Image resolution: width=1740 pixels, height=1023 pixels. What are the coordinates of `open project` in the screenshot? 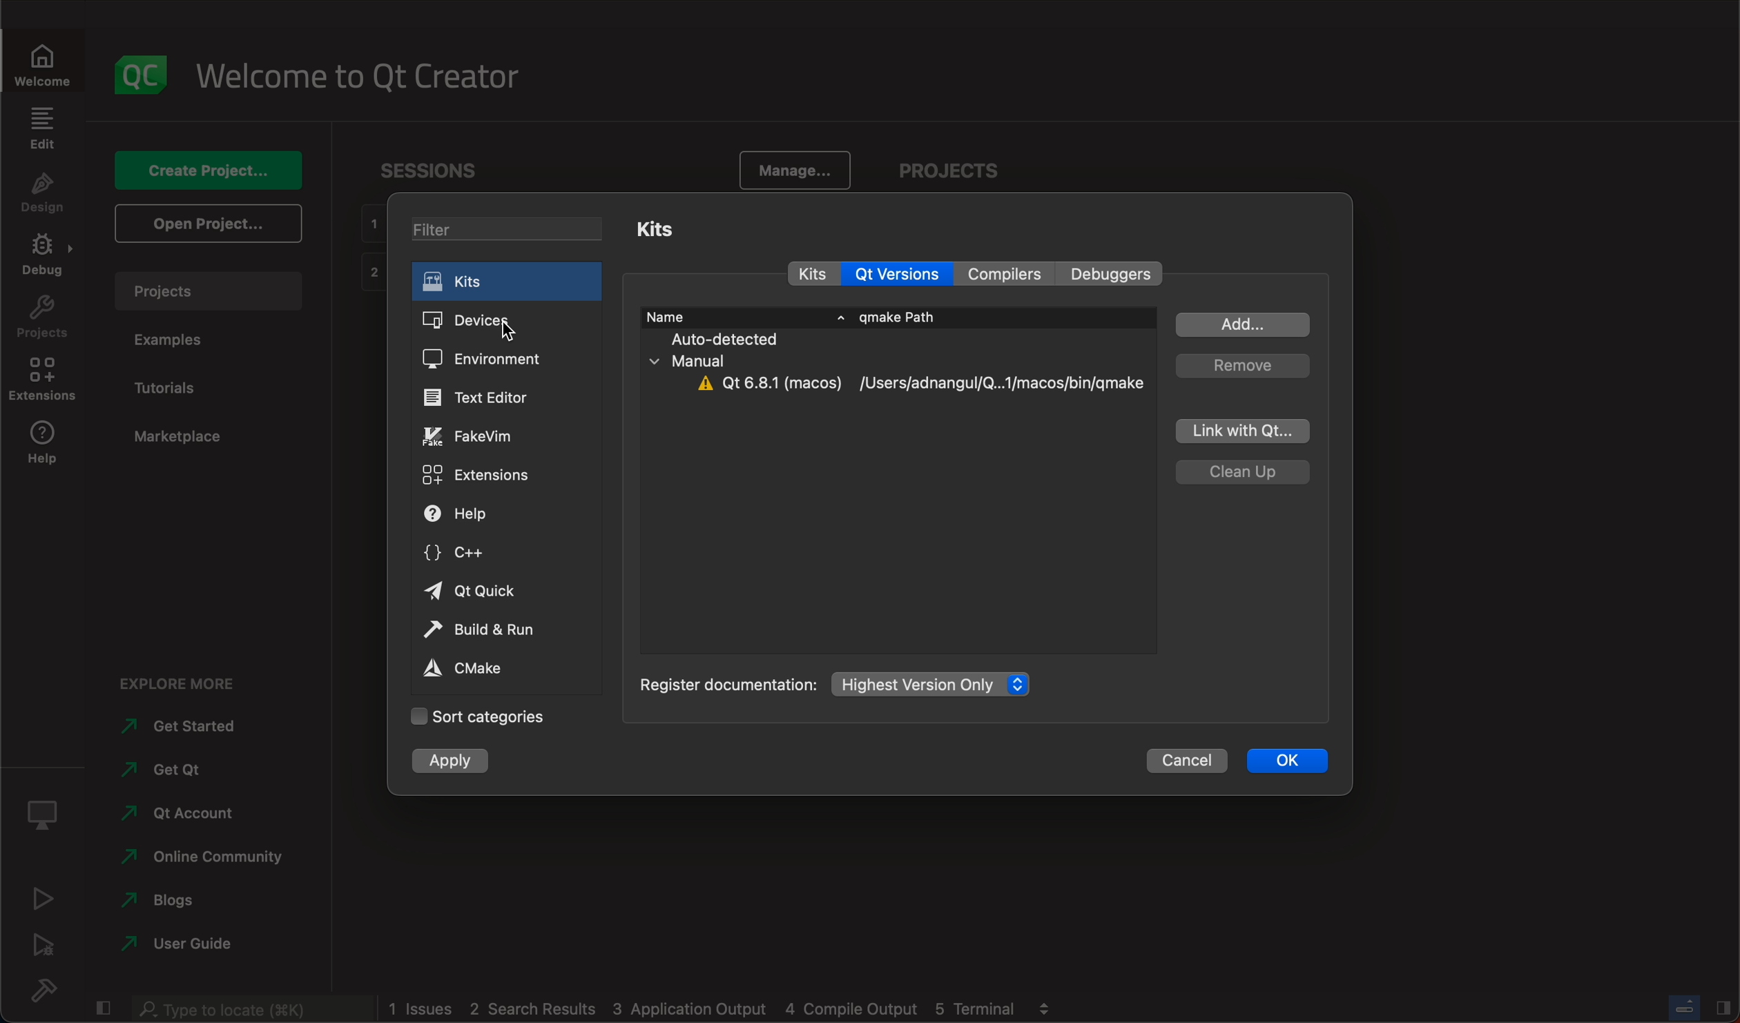 It's located at (208, 224).